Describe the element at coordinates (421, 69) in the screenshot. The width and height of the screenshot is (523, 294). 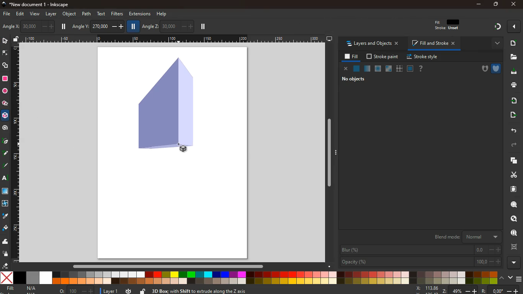
I see `help` at that location.